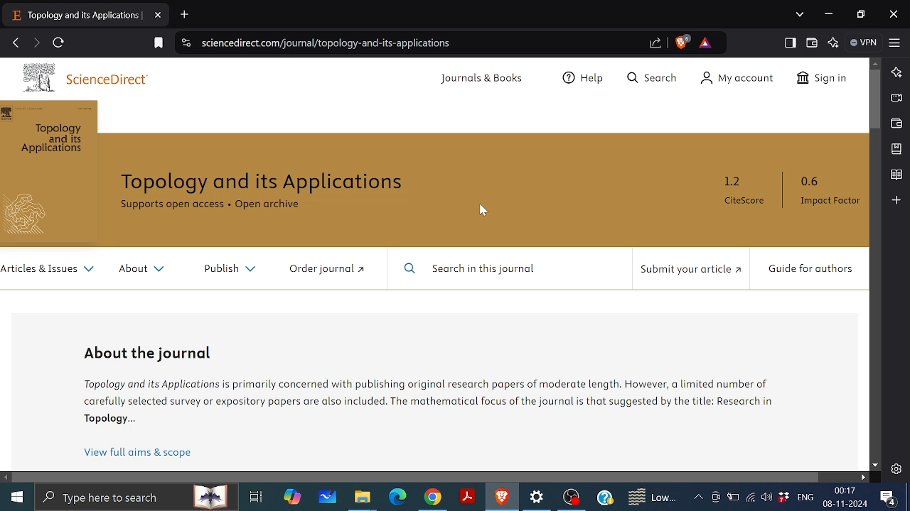  Describe the element at coordinates (783, 498) in the screenshot. I see `Dropbox` at that location.